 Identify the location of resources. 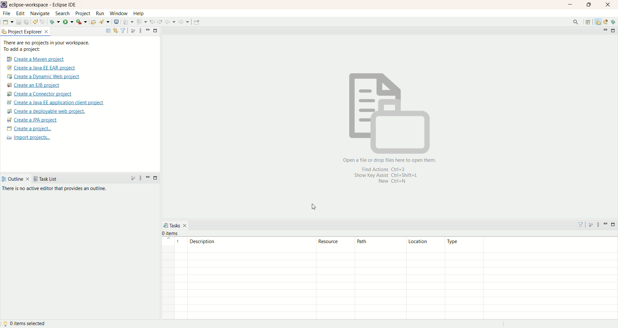
(598, 23).